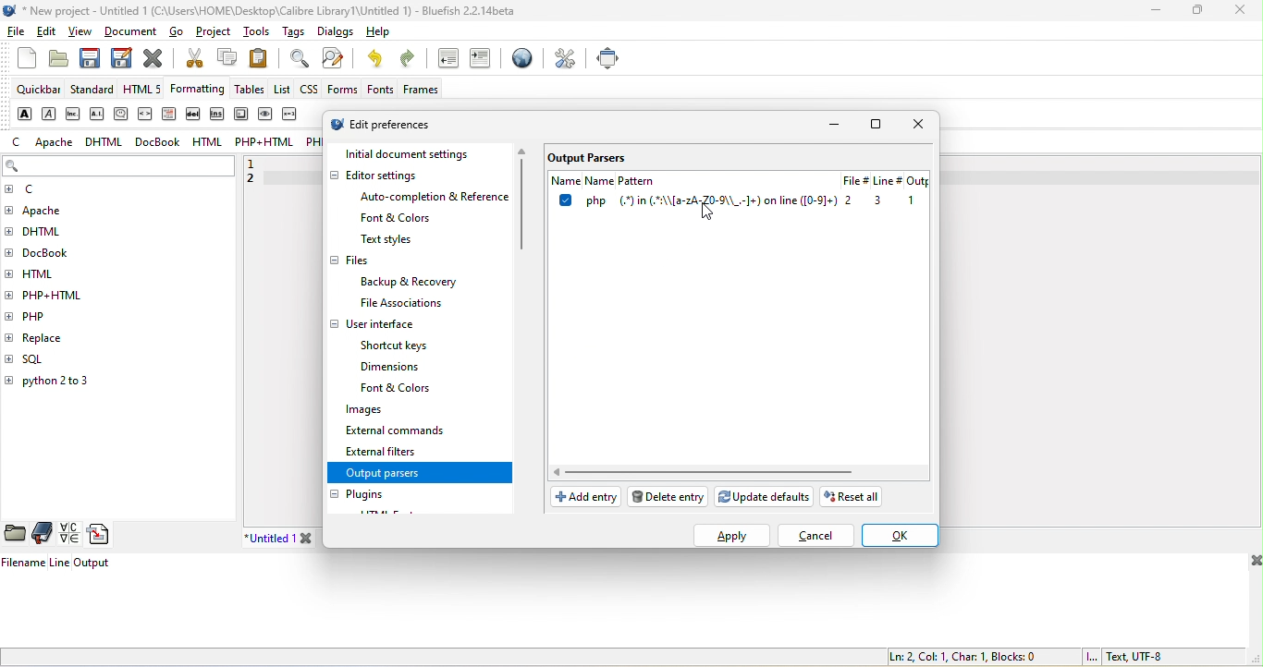 The height and width of the screenshot is (667, 1263). I want to click on close, so click(1253, 563).